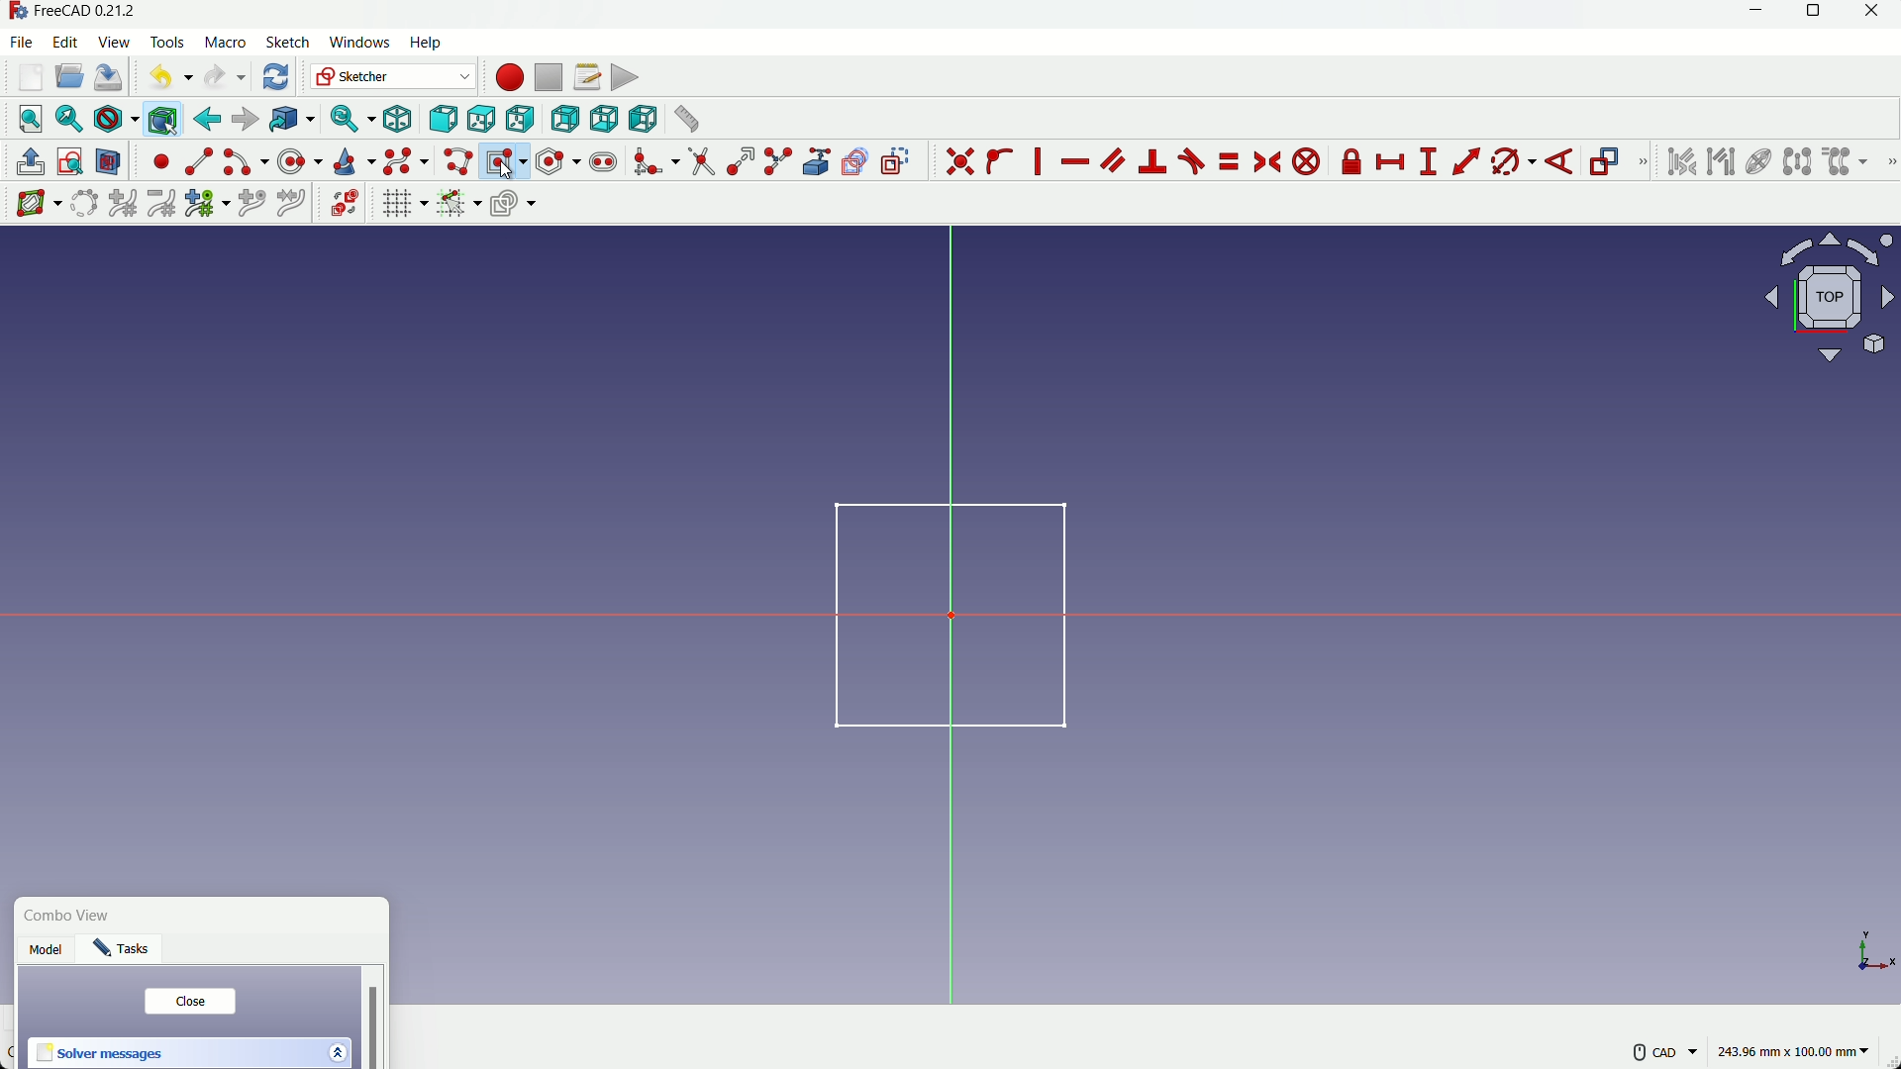  Describe the element at coordinates (432, 44) in the screenshot. I see `help menu` at that location.